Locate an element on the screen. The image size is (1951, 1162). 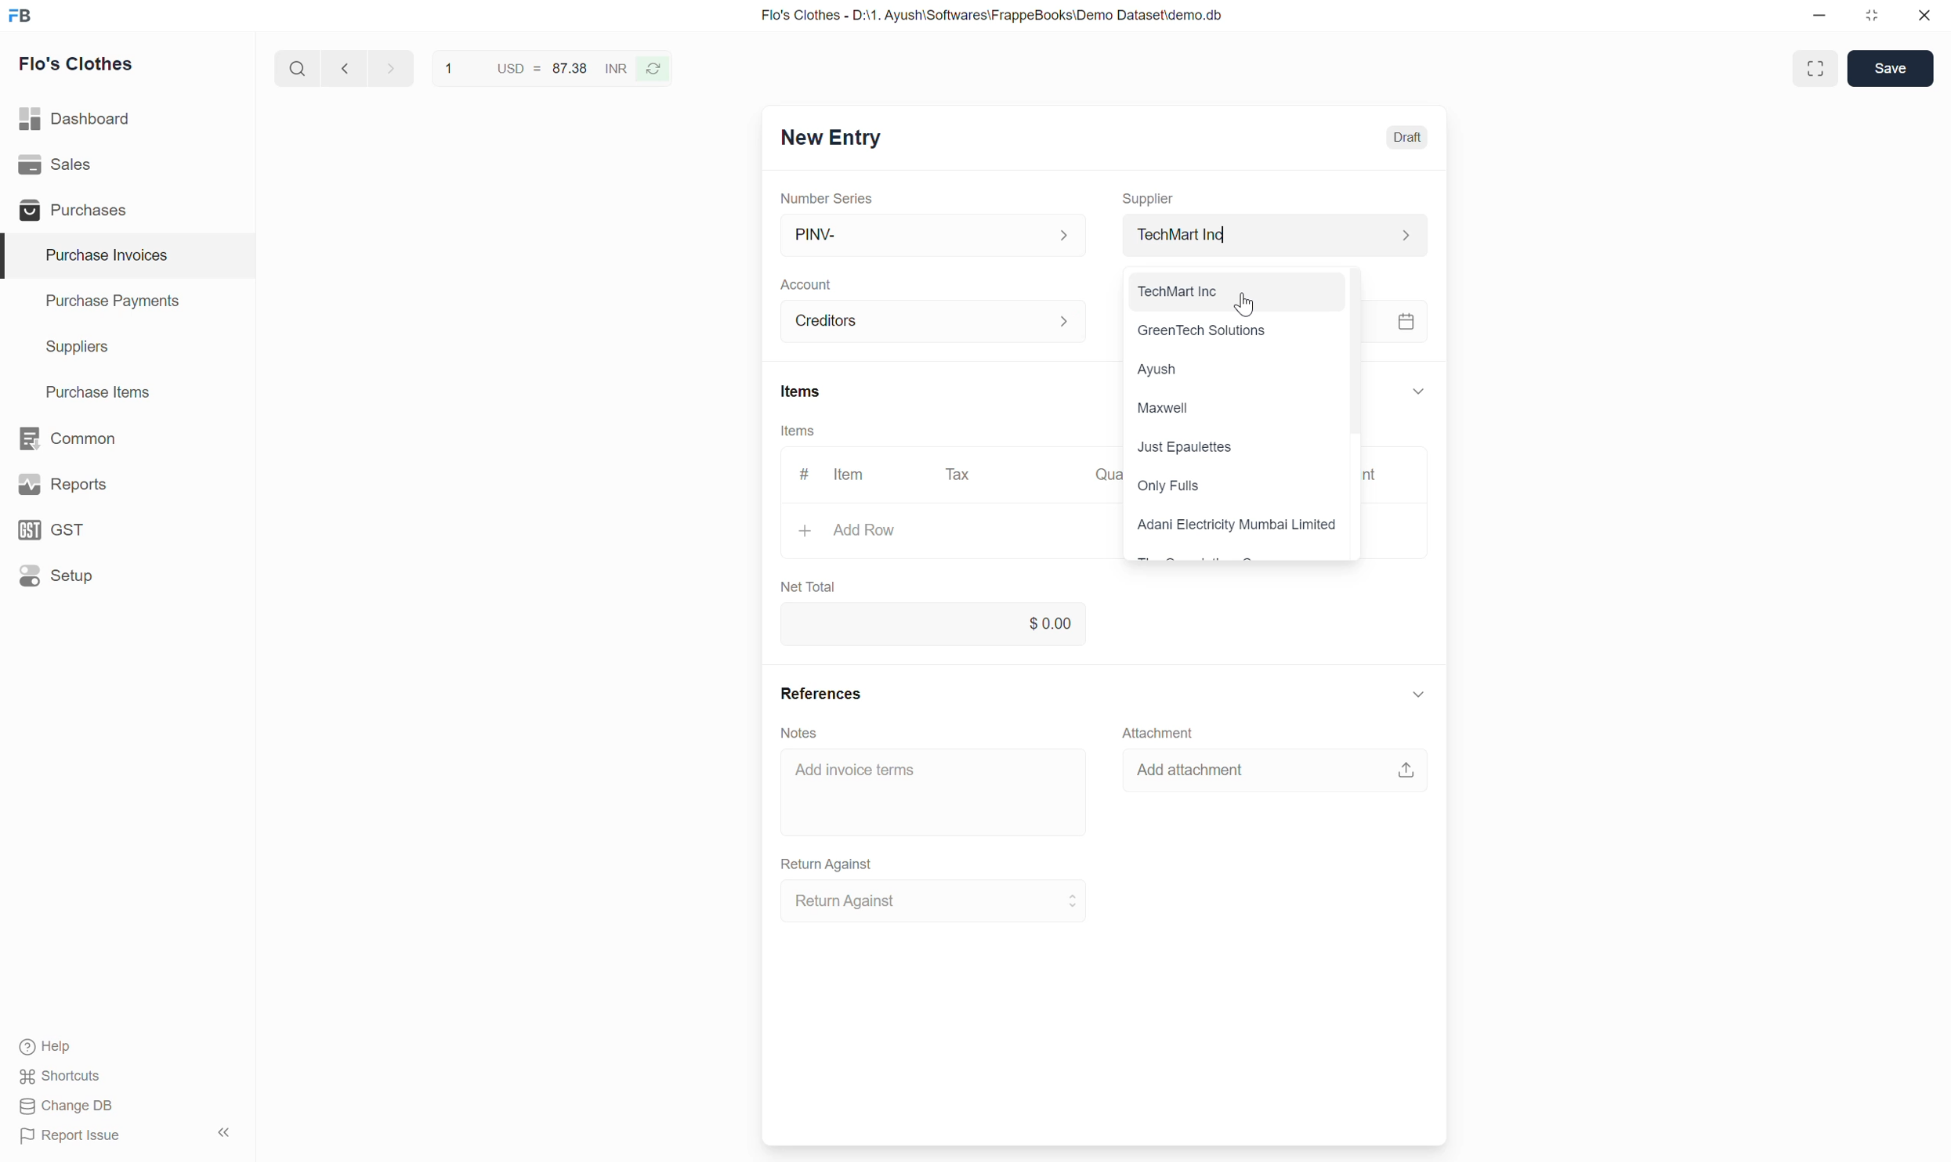
Save is located at coordinates (1889, 67).